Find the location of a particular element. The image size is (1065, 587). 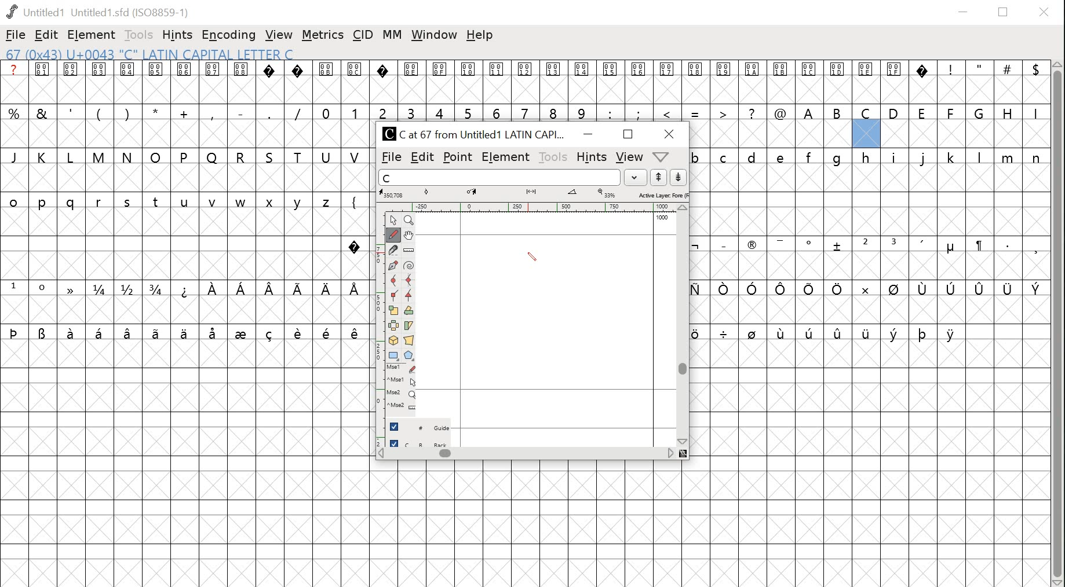

edit is located at coordinates (46, 35).